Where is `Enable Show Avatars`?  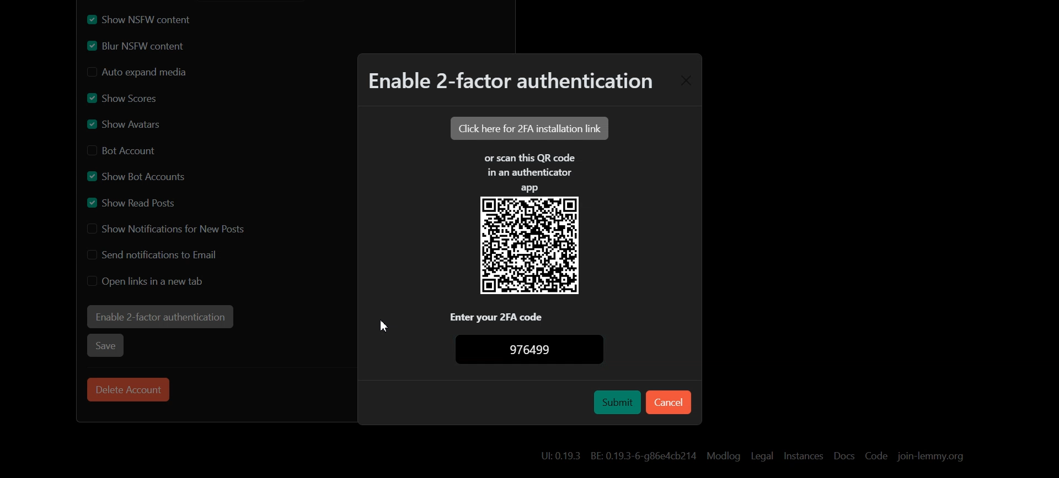
Enable Show Avatars is located at coordinates (130, 123).